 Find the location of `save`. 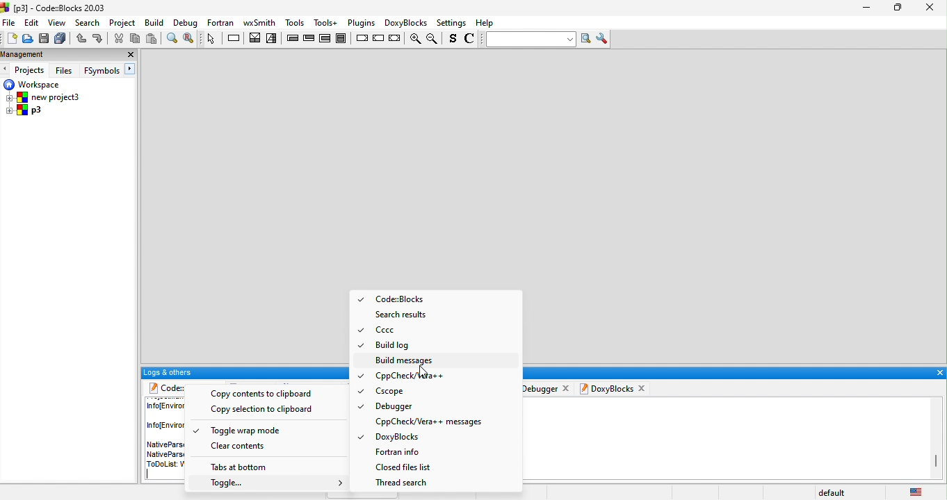

save is located at coordinates (43, 39).